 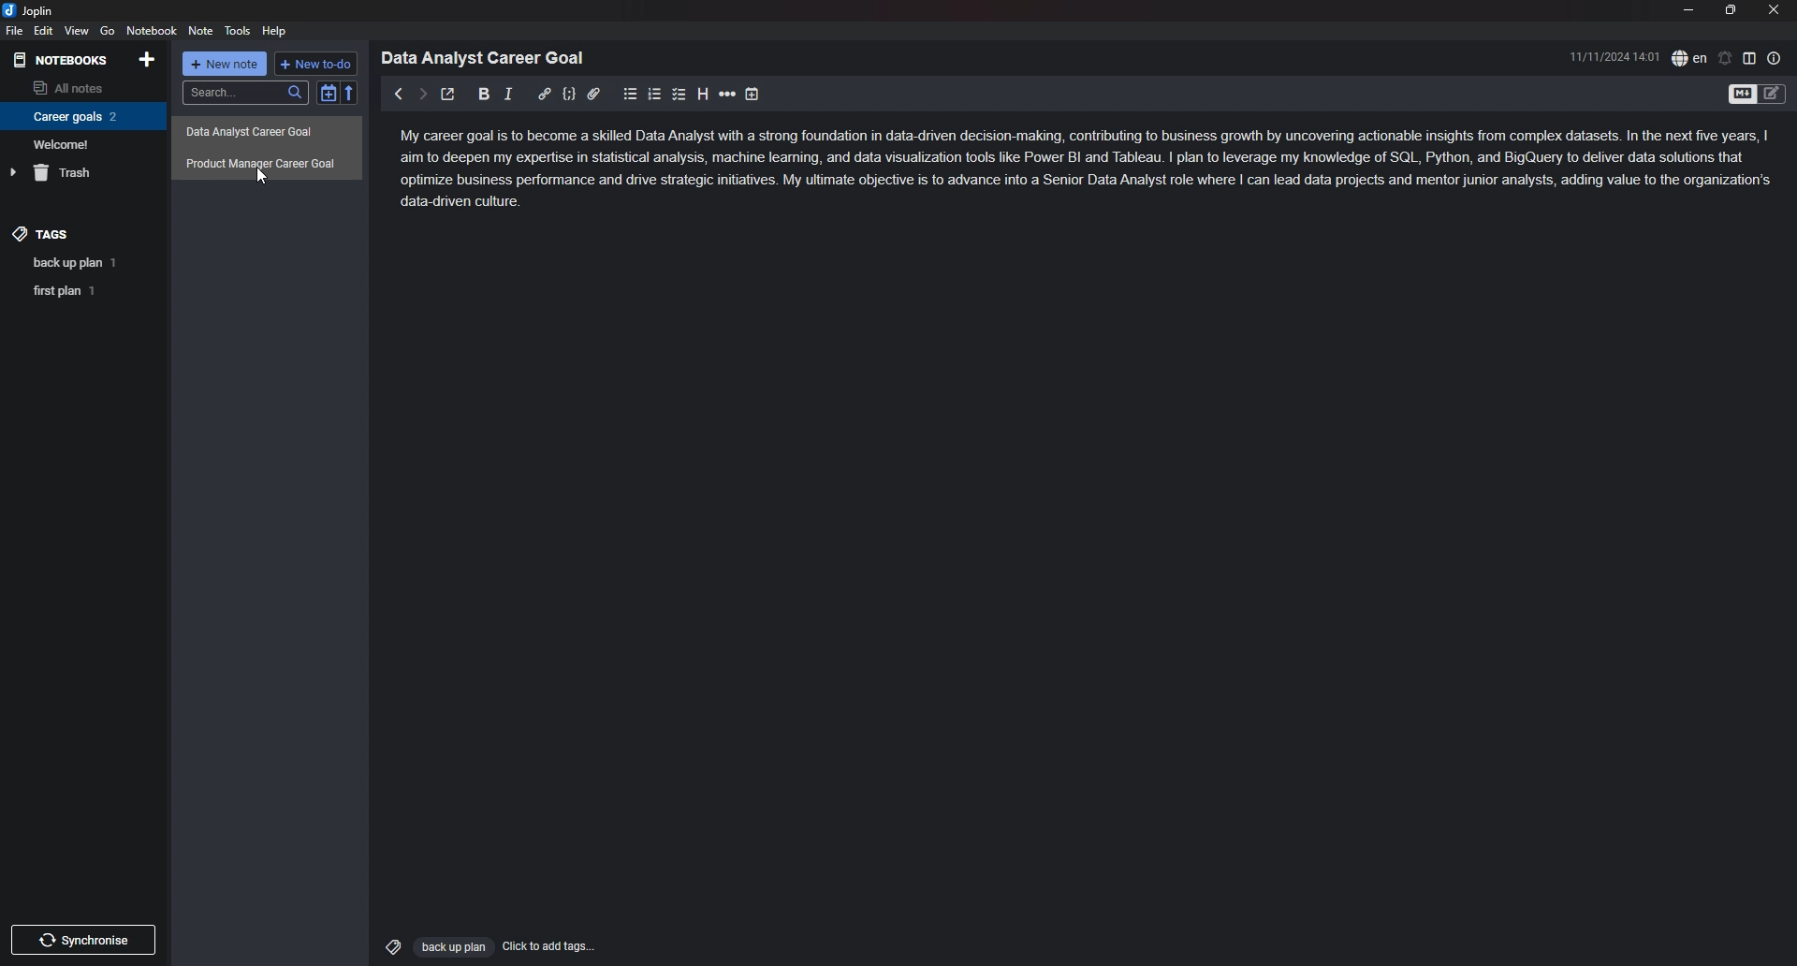 What do you see at coordinates (350, 92) in the screenshot?
I see `reverse sort order` at bounding box center [350, 92].